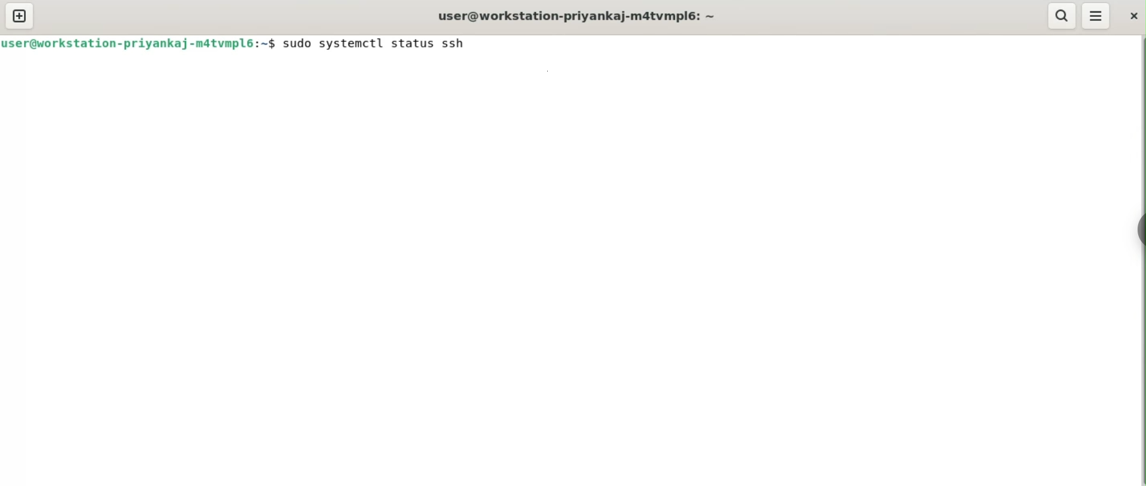  Describe the element at coordinates (1134, 236) in the screenshot. I see `Toggle button"` at that location.